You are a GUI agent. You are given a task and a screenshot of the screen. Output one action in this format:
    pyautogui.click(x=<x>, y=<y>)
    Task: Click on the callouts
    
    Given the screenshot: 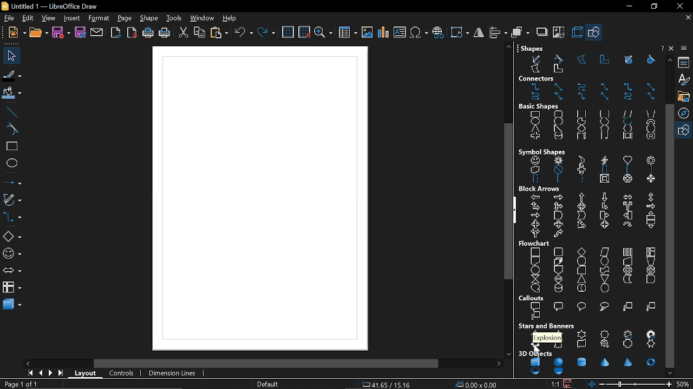 What is the action you would take?
    pyautogui.click(x=590, y=307)
    